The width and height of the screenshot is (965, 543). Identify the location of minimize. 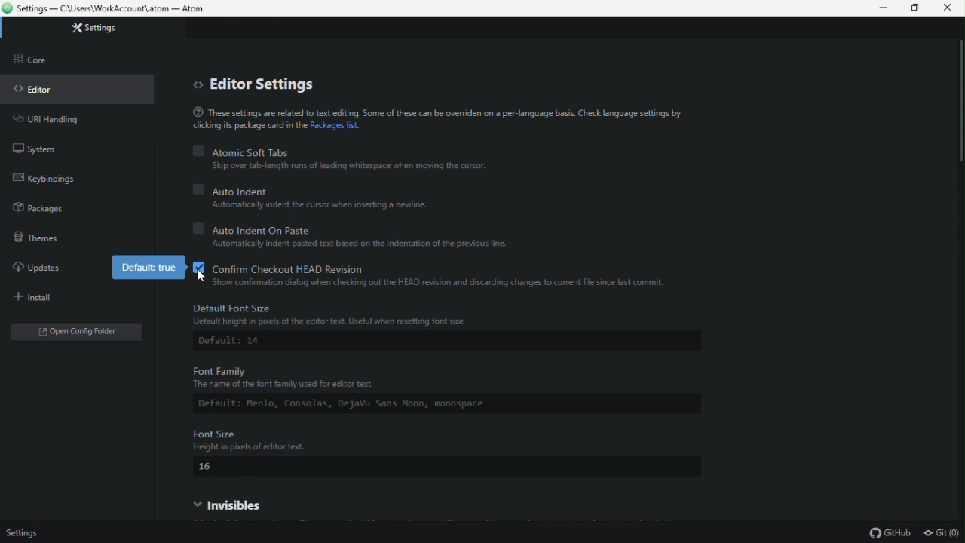
(878, 9).